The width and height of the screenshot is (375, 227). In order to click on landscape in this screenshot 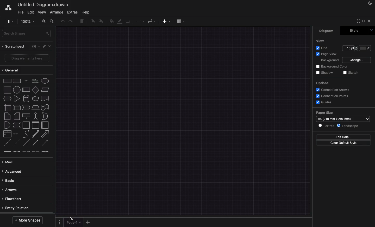, I will do `click(348, 126)`.